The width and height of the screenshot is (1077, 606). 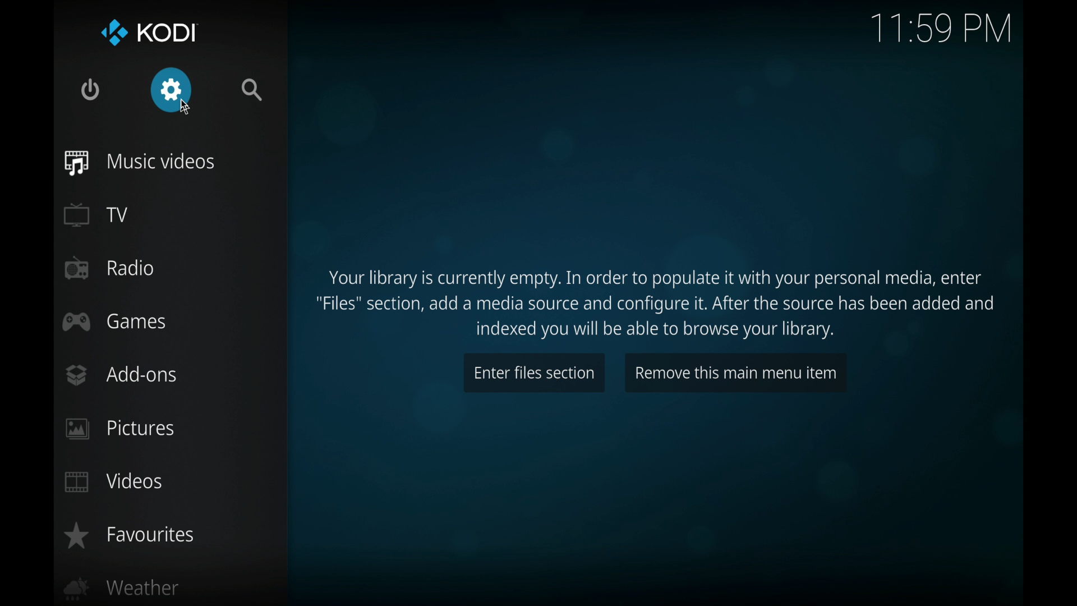 What do you see at coordinates (121, 375) in the screenshot?
I see `add-ons` at bounding box center [121, 375].